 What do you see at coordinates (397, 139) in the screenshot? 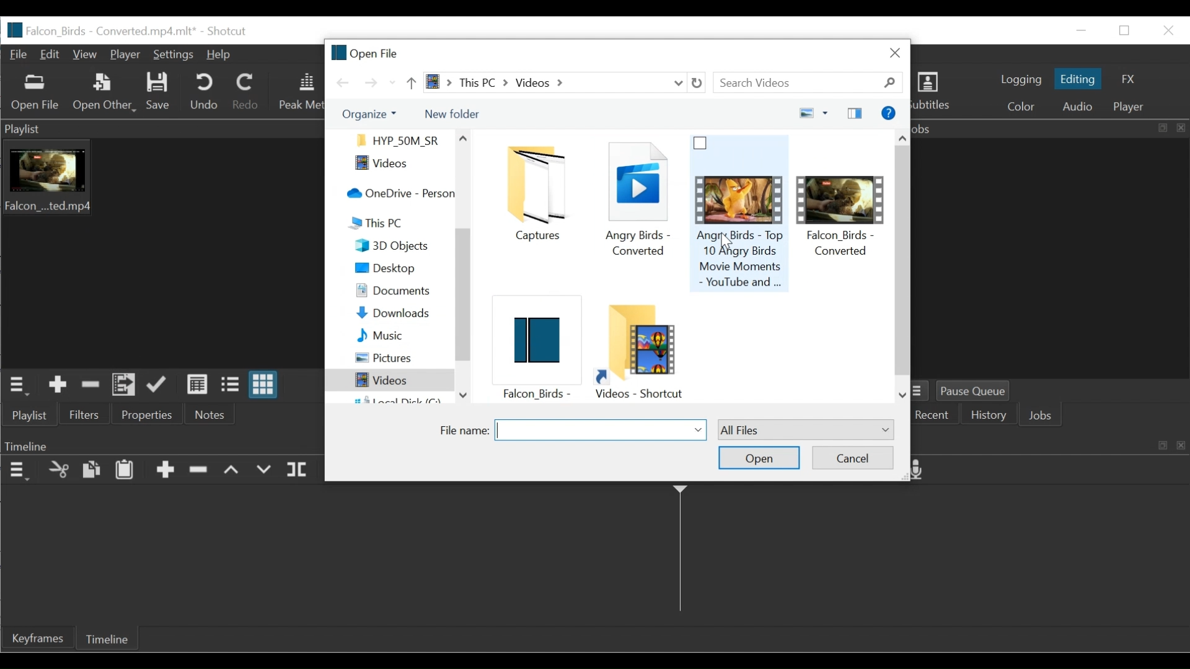
I see ` HYP_S0M_SR` at bounding box center [397, 139].